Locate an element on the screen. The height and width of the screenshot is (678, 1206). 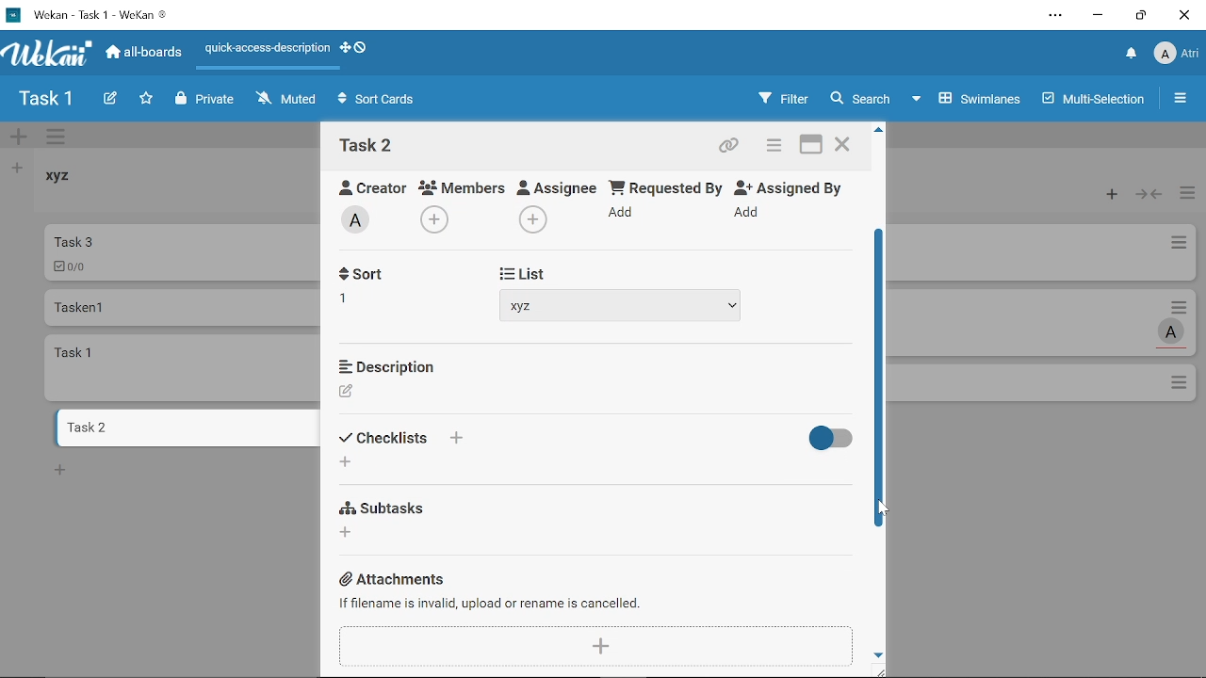
Sort is located at coordinates (385, 438).